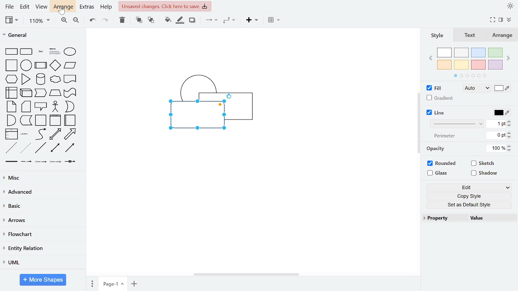 The width and height of the screenshot is (518, 291). What do you see at coordinates (456, 124) in the screenshot?
I see `line style` at bounding box center [456, 124].